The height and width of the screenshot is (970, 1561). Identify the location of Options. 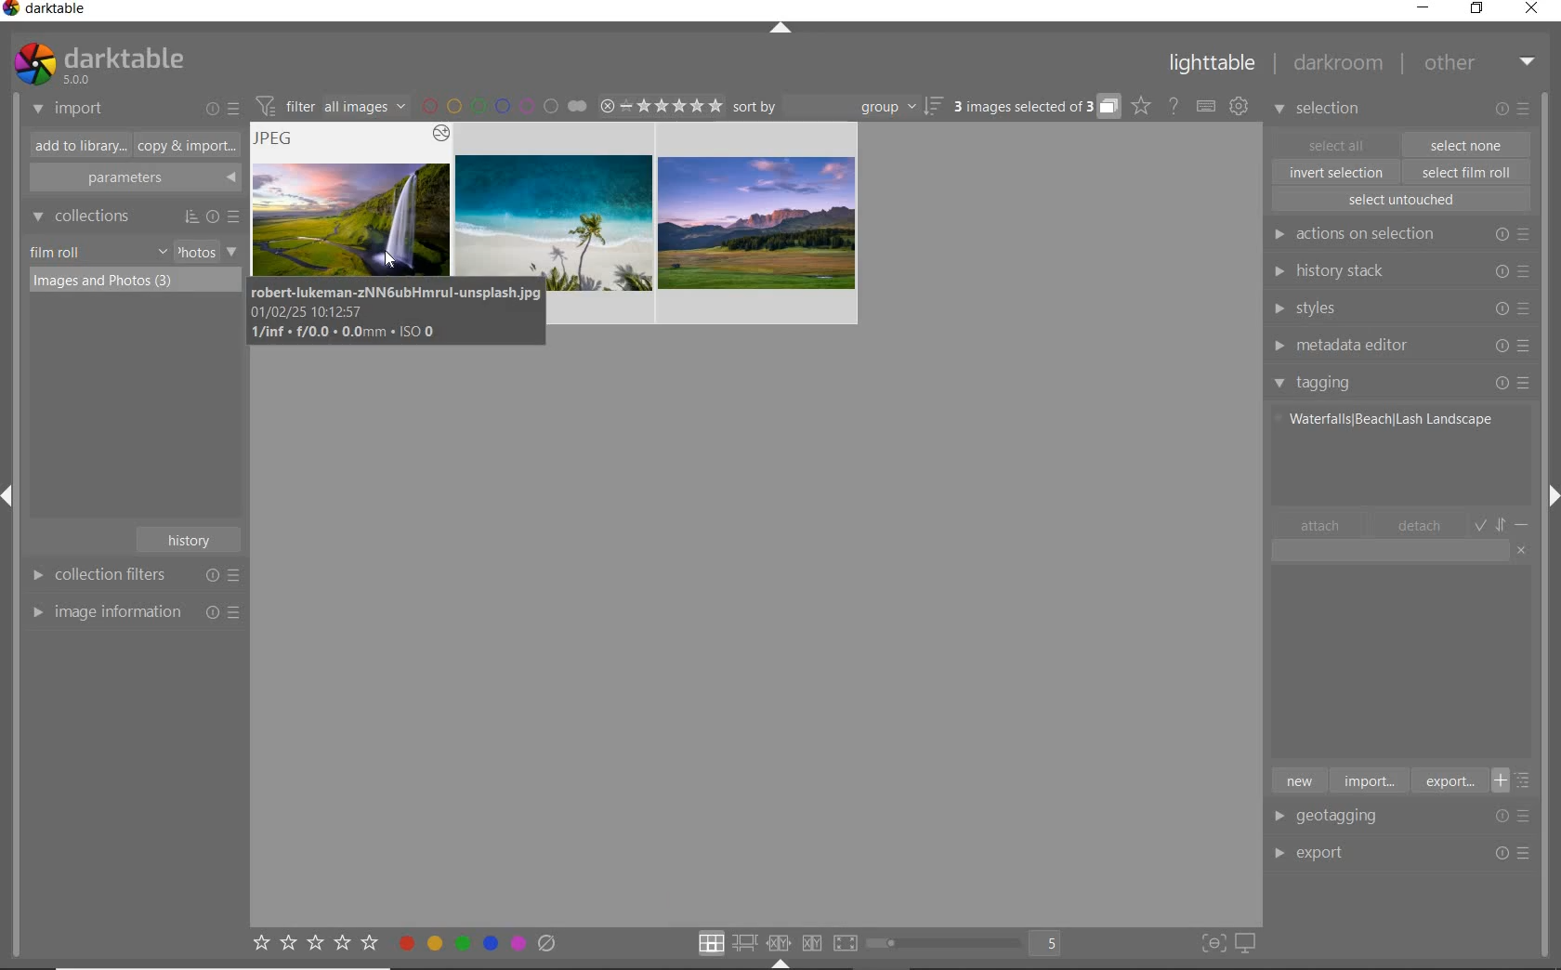
(1515, 854).